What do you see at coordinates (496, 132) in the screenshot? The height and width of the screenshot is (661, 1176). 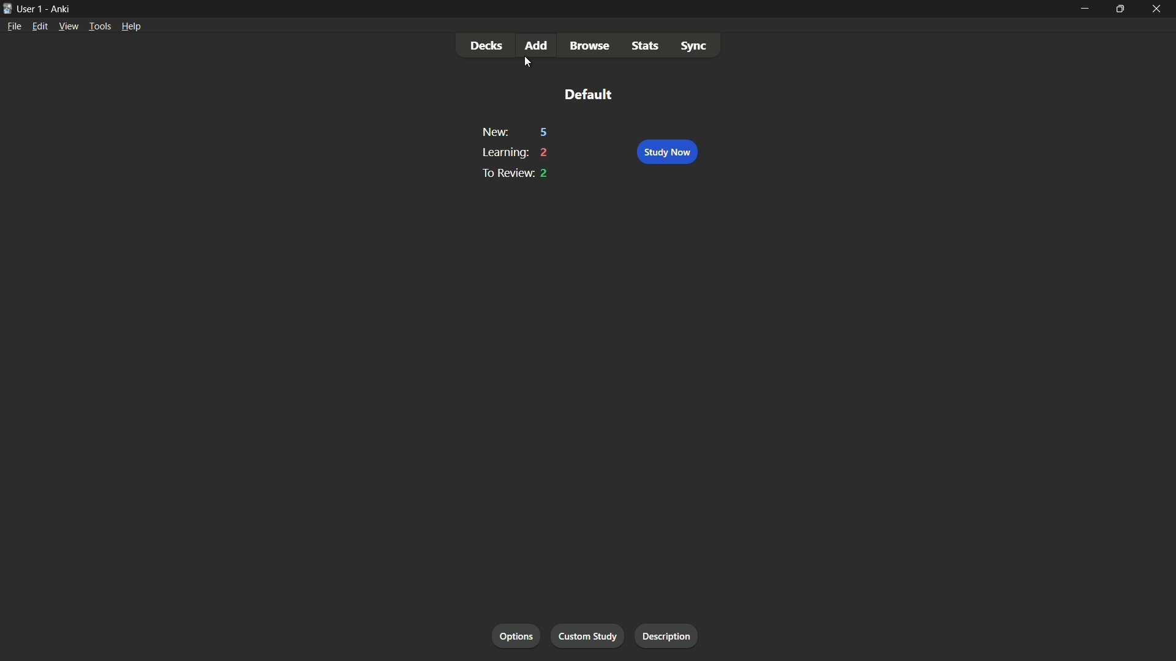 I see `new` at bounding box center [496, 132].